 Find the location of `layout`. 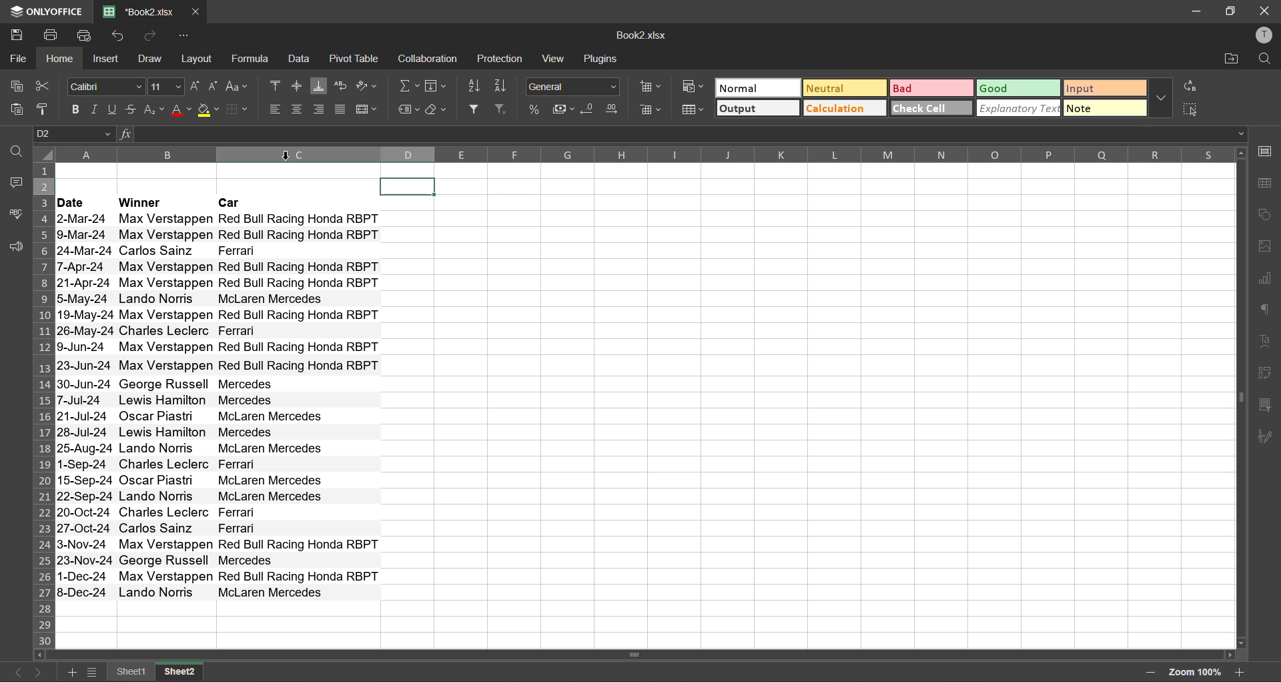

layout is located at coordinates (199, 59).